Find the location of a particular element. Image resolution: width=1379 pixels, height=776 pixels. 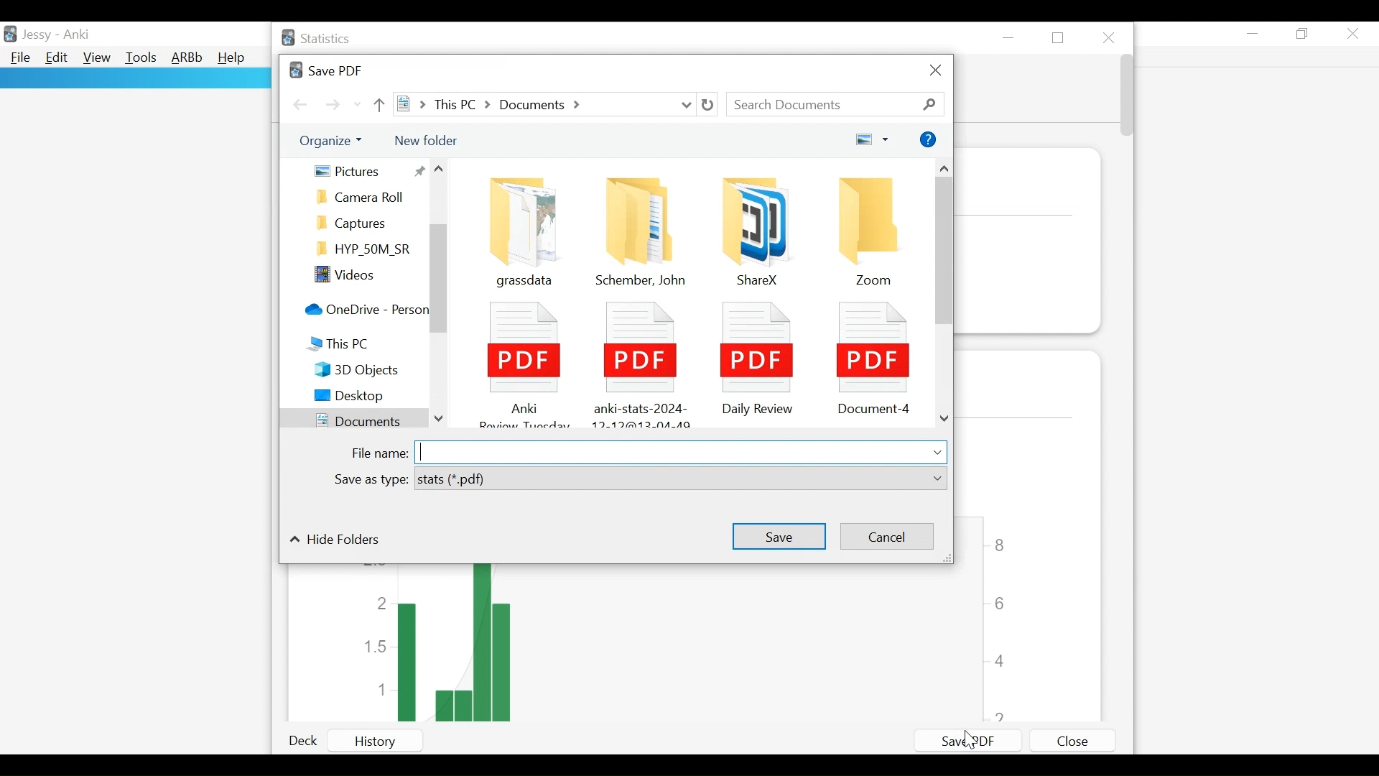

minimize is located at coordinates (1253, 33).